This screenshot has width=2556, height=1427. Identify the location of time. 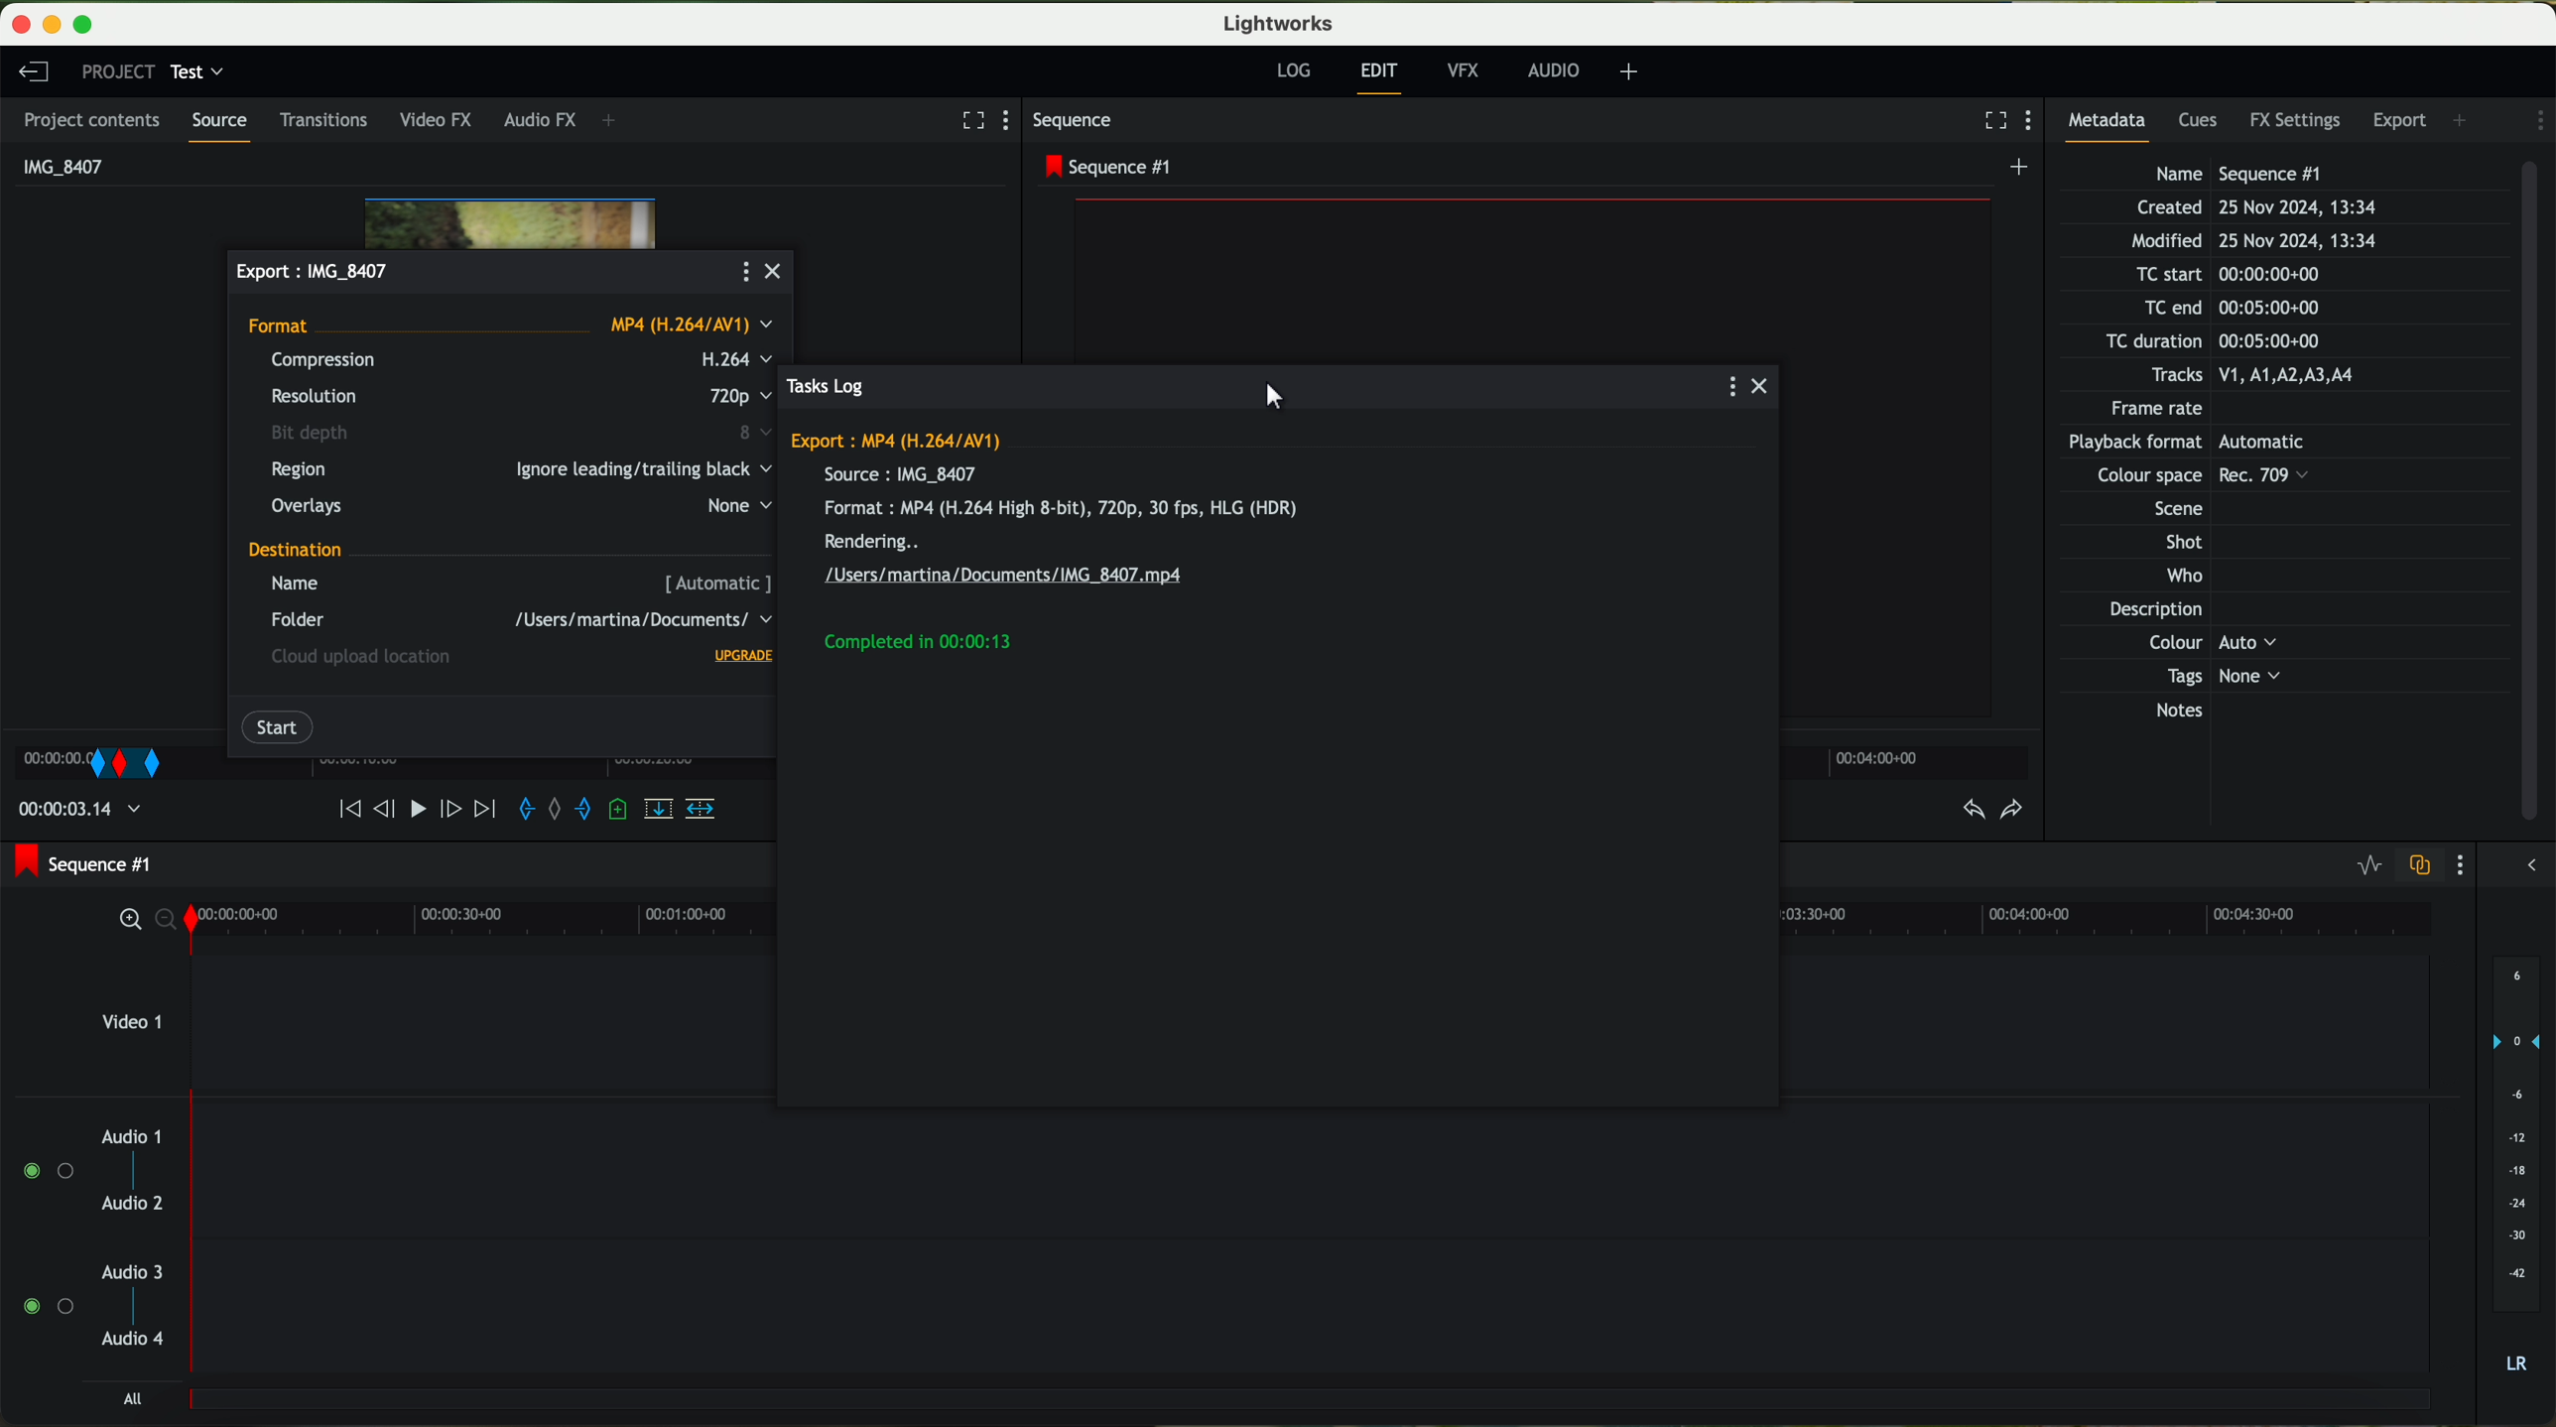
(1105, 810).